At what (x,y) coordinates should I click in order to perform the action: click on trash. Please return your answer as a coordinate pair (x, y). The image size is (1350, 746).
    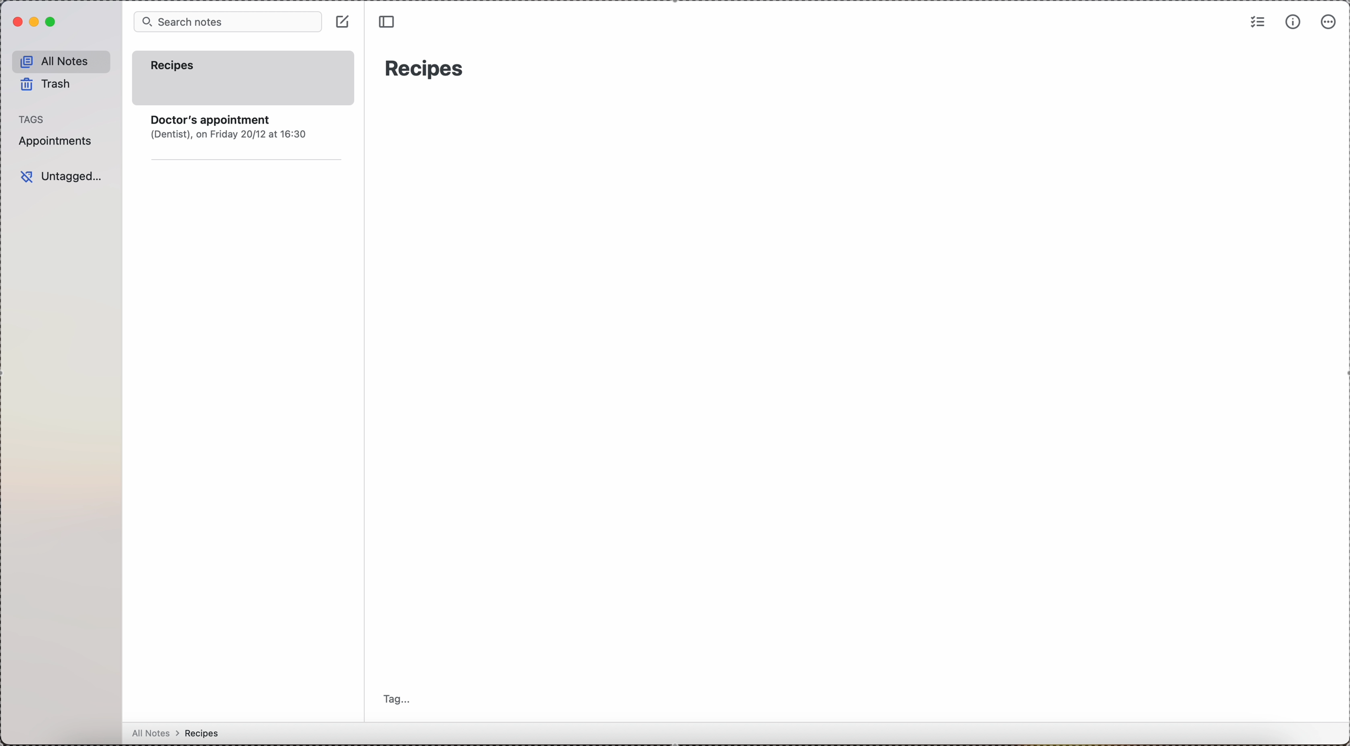
    Looking at the image, I should click on (51, 83).